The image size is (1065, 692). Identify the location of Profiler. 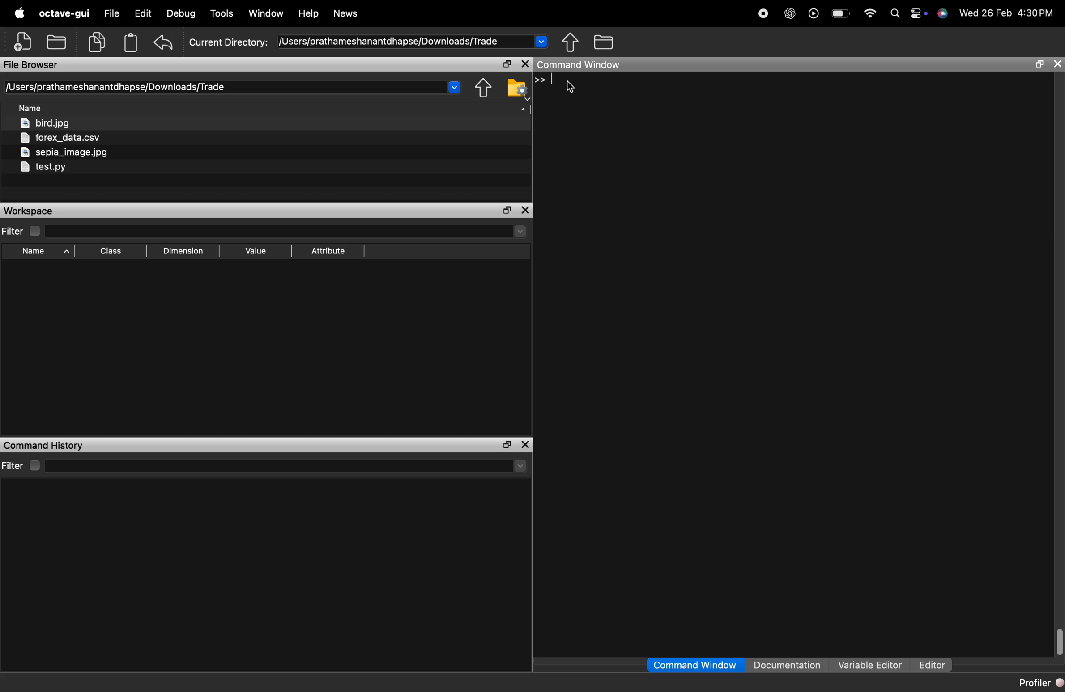
(1040, 683).